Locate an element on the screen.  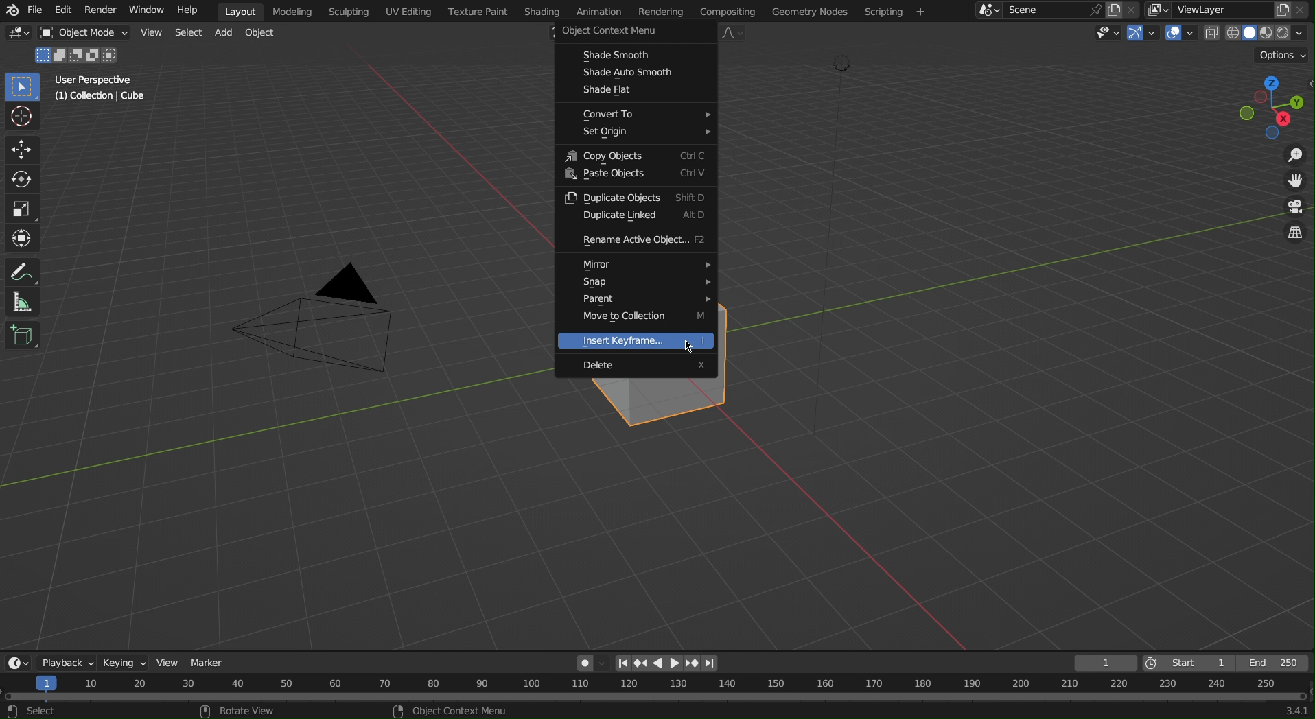
Auto Keying is located at coordinates (583, 663).